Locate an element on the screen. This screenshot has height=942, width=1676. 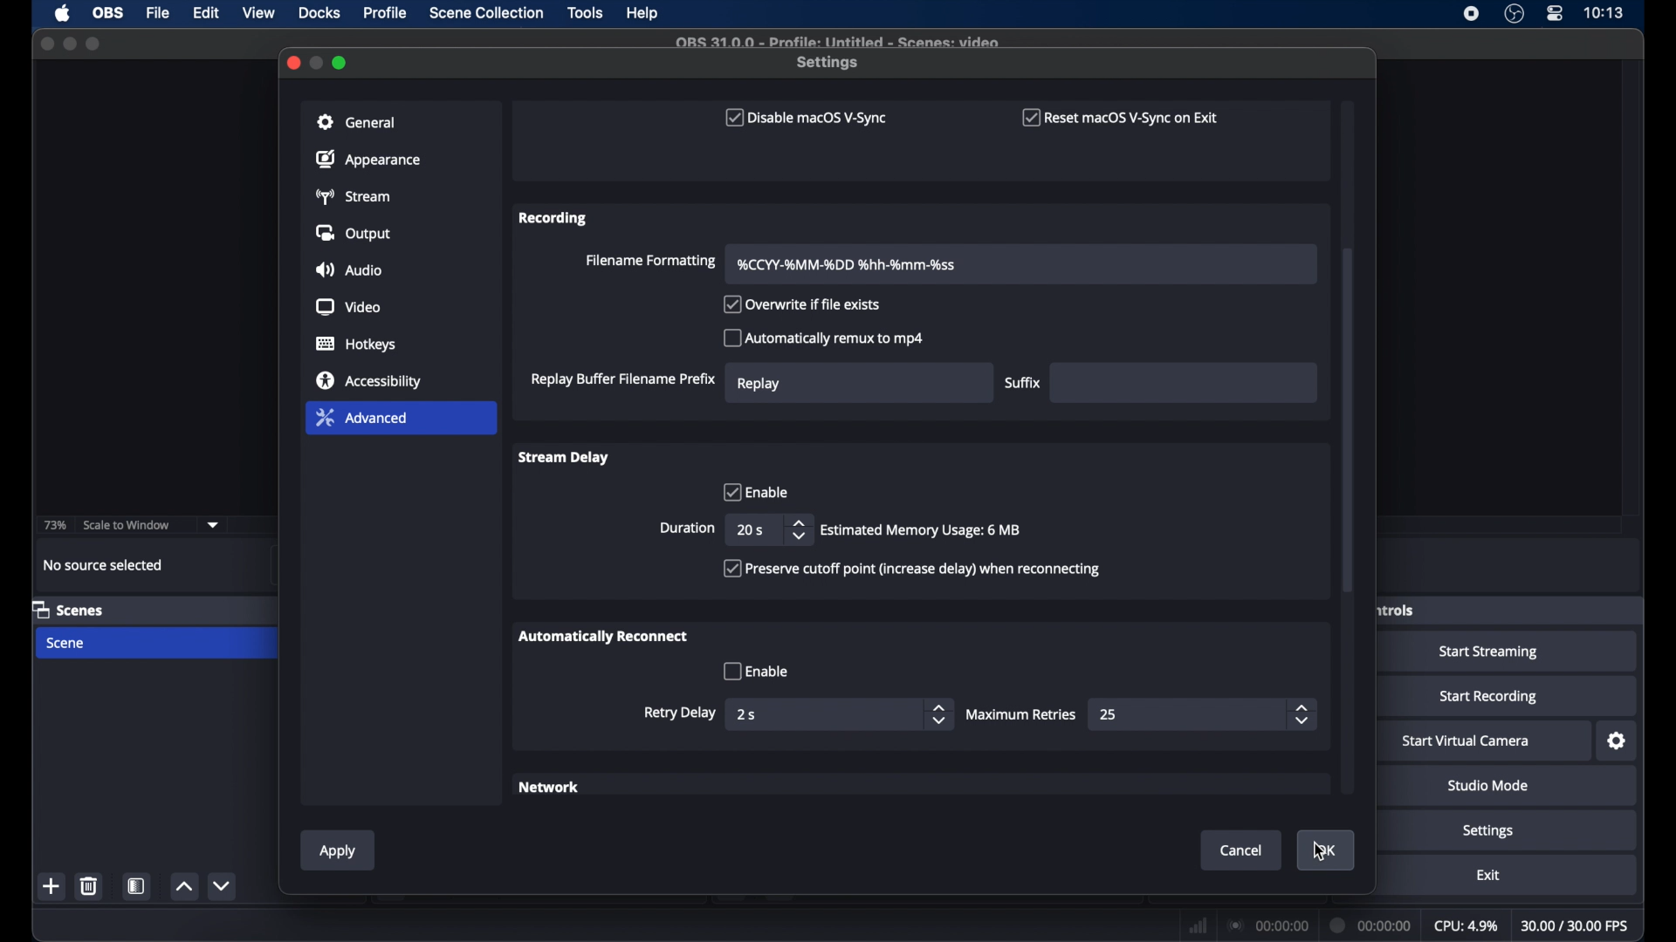
checkbox is located at coordinates (755, 671).